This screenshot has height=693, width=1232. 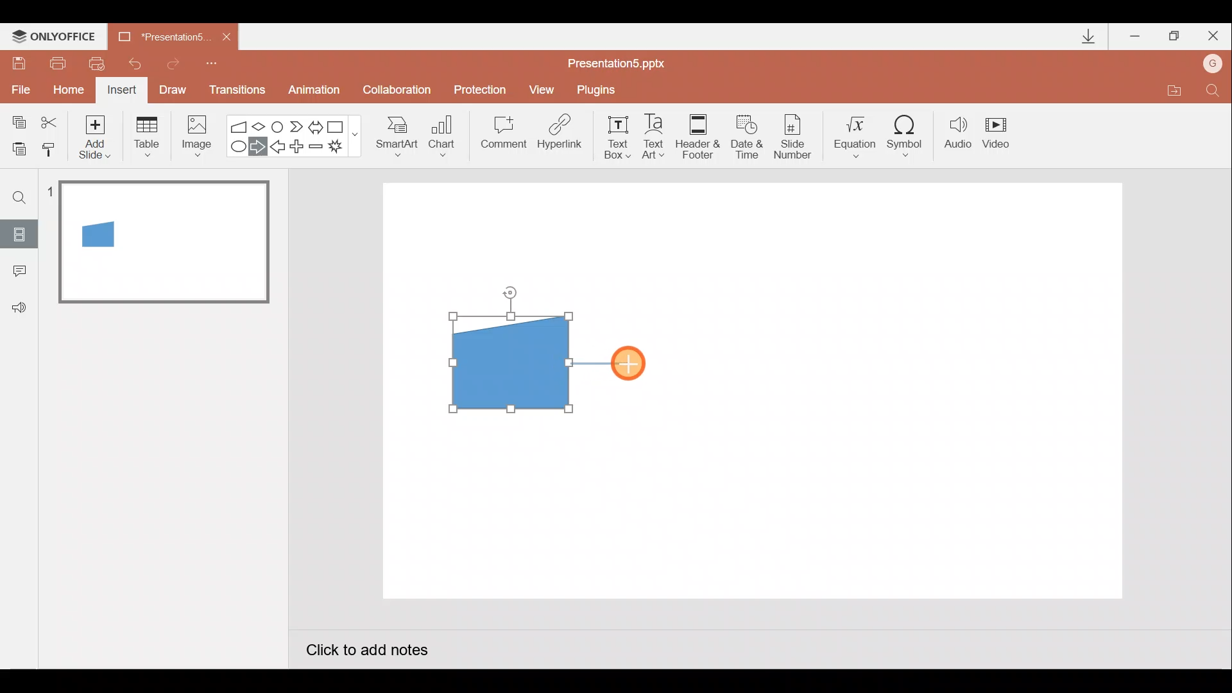 I want to click on Minimize, so click(x=1136, y=37).